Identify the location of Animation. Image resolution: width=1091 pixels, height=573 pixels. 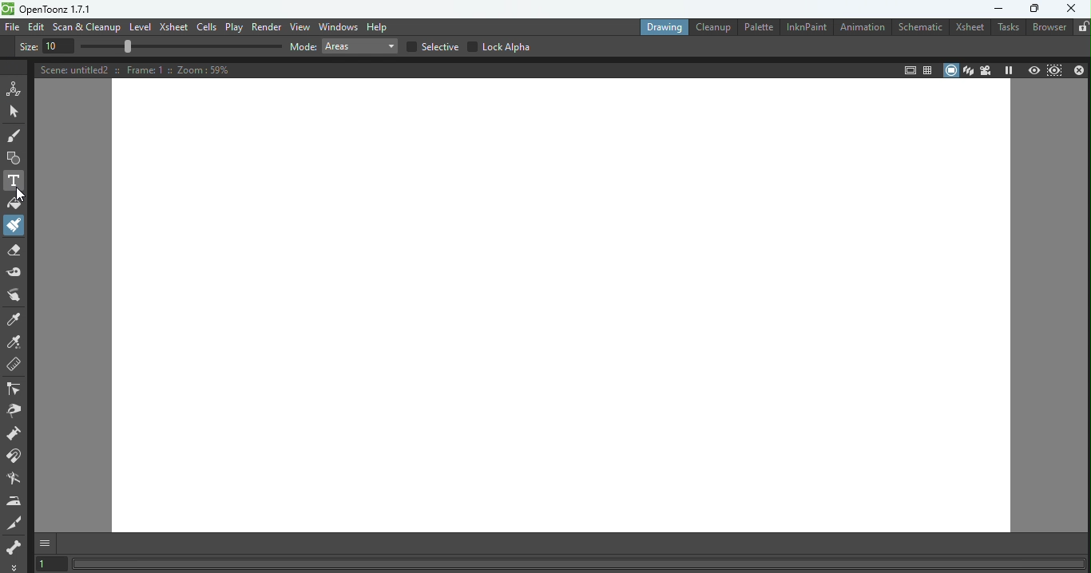
(863, 27).